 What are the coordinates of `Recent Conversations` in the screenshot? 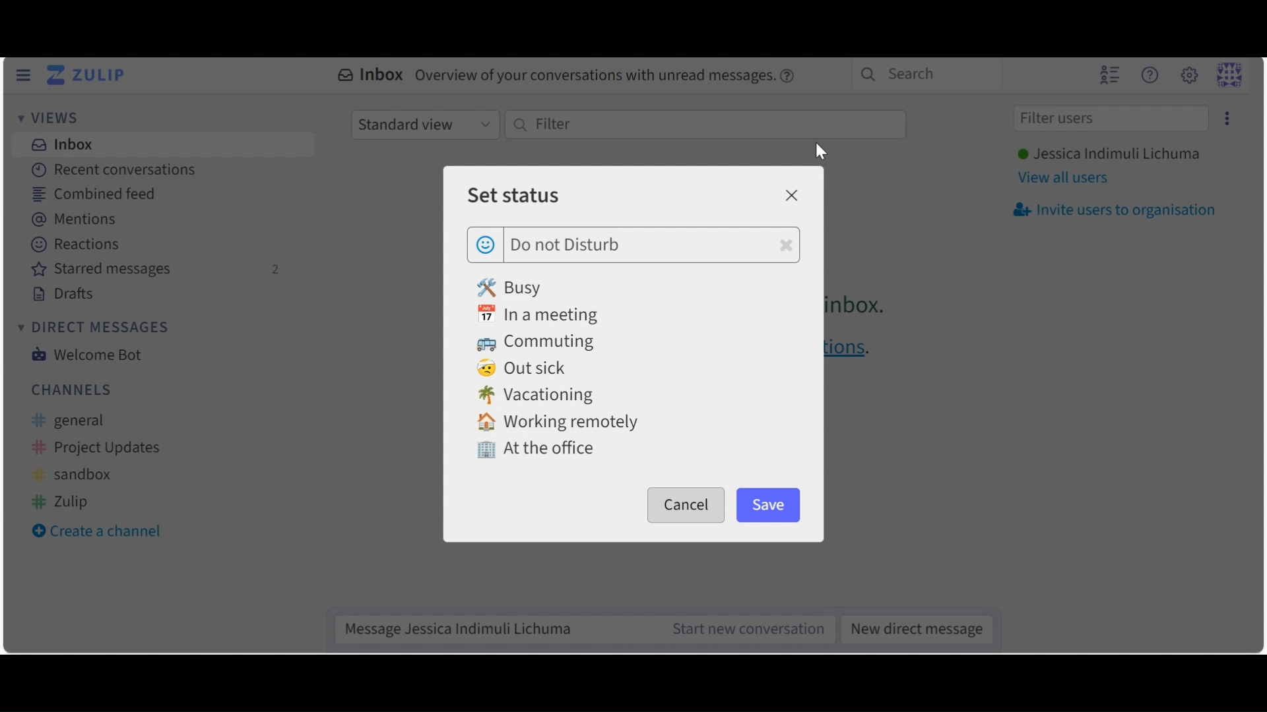 It's located at (112, 169).